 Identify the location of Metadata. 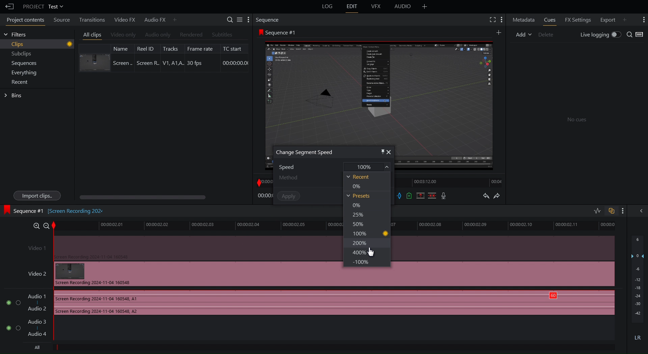
(524, 19).